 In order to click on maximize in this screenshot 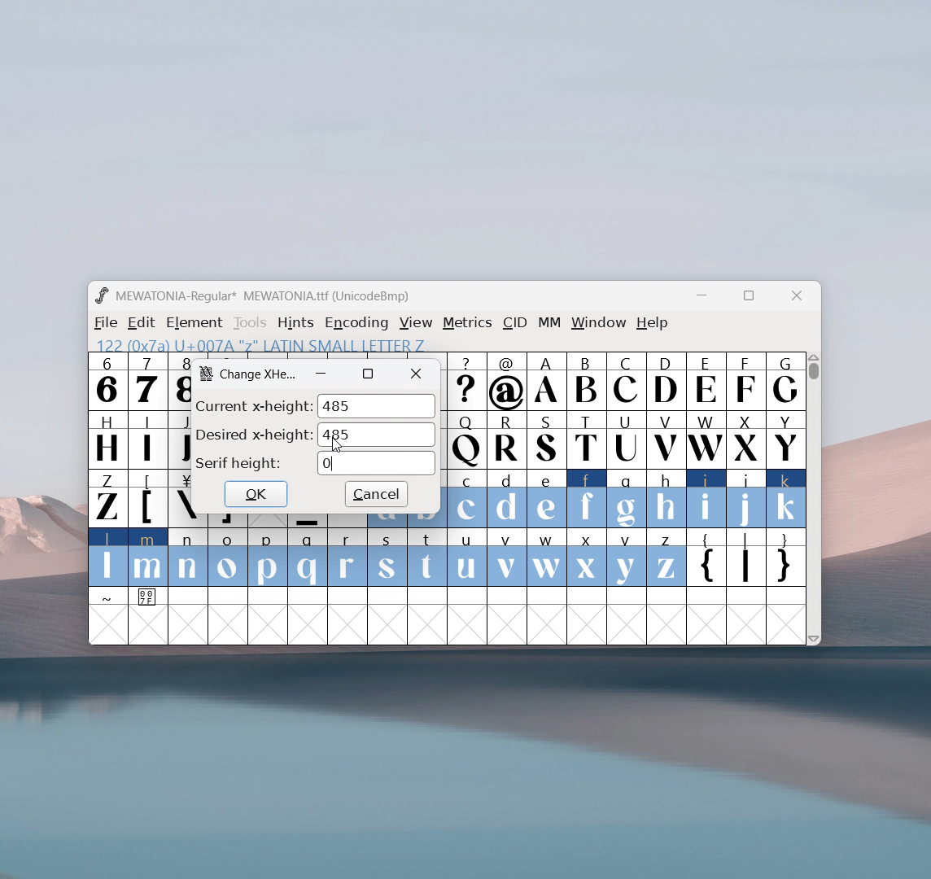, I will do `click(748, 298)`.